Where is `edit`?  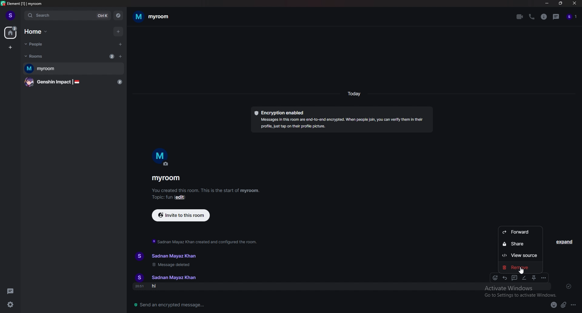 edit is located at coordinates (524, 278).